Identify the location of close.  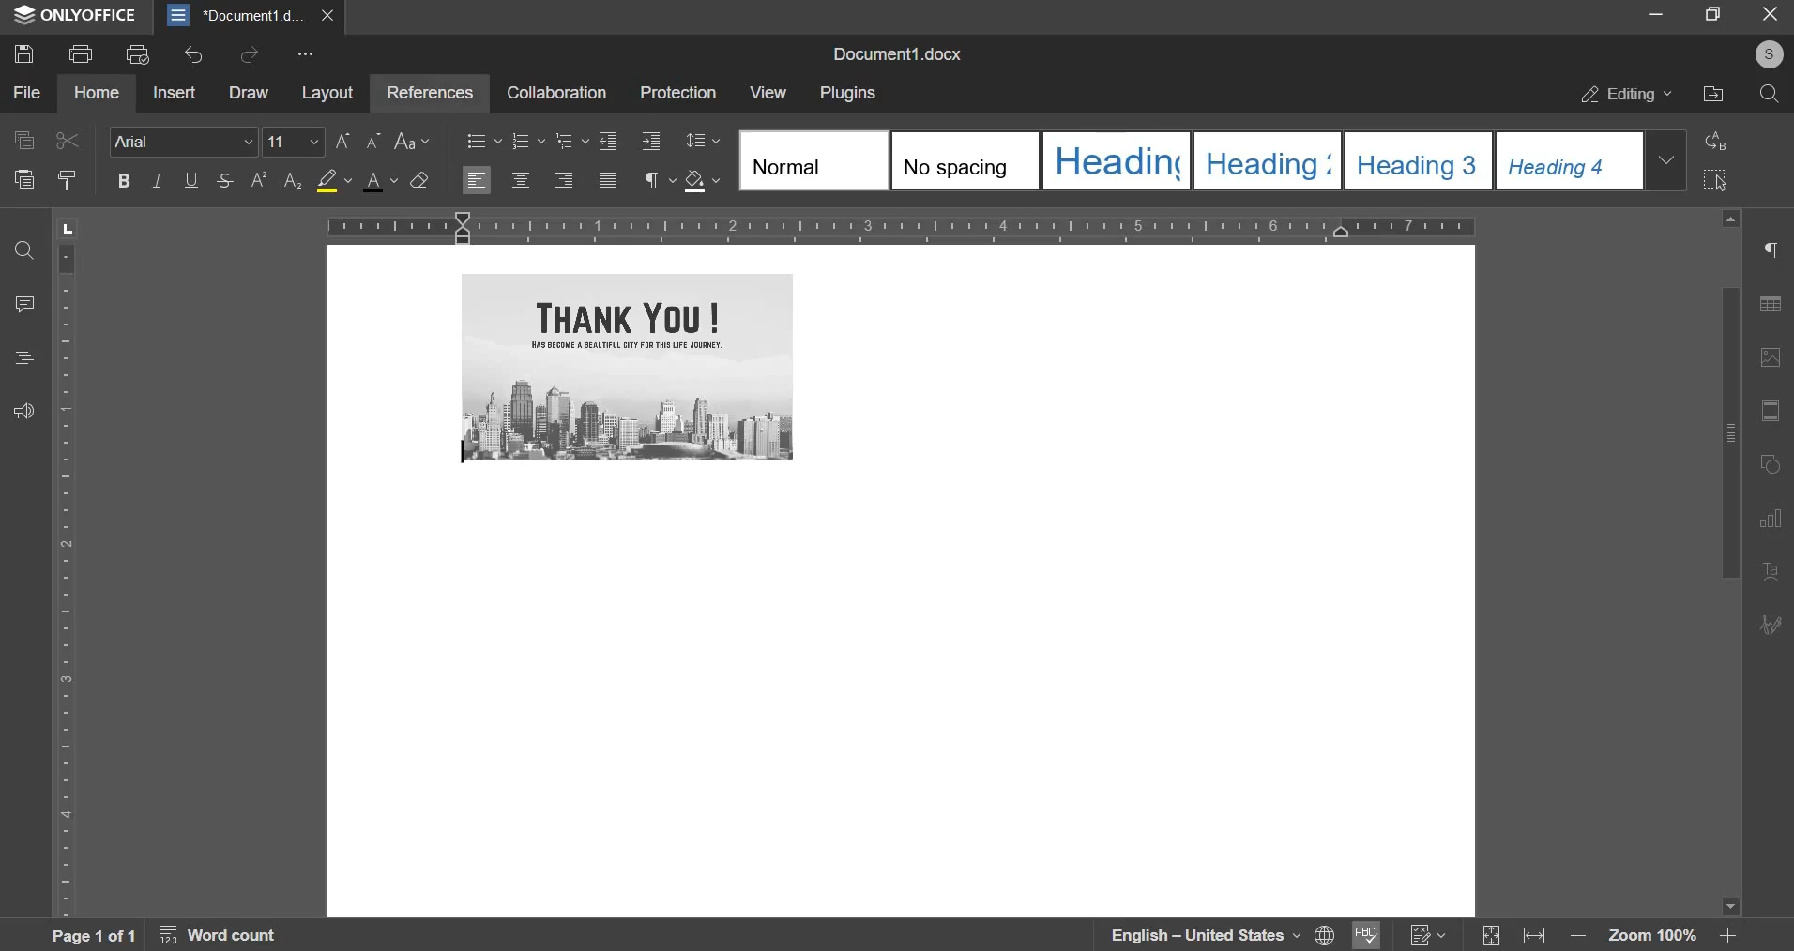
(332, 15).